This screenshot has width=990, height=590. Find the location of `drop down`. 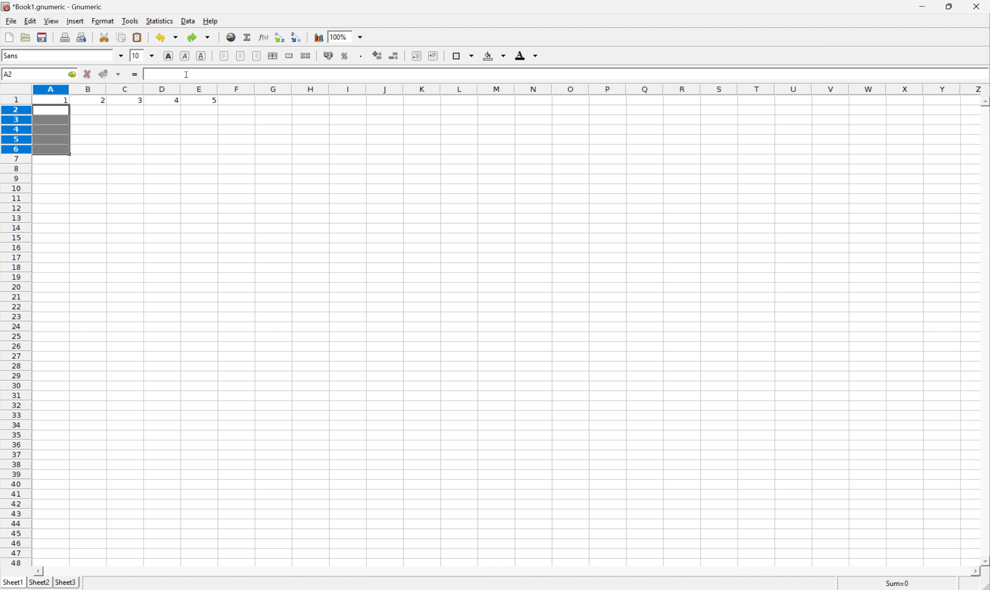

drop down is located at coordinates (361, 37).